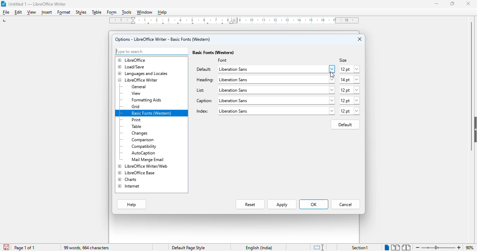  I want to click on insert, so click(47, 13).